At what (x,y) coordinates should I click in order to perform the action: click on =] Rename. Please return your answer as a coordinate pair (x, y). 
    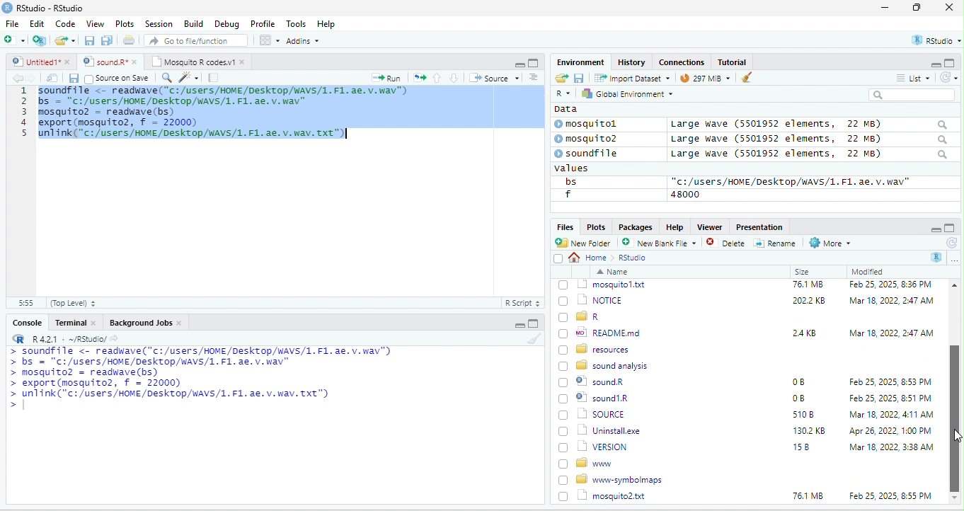
    Looking at the image, I should click on (776, 243).